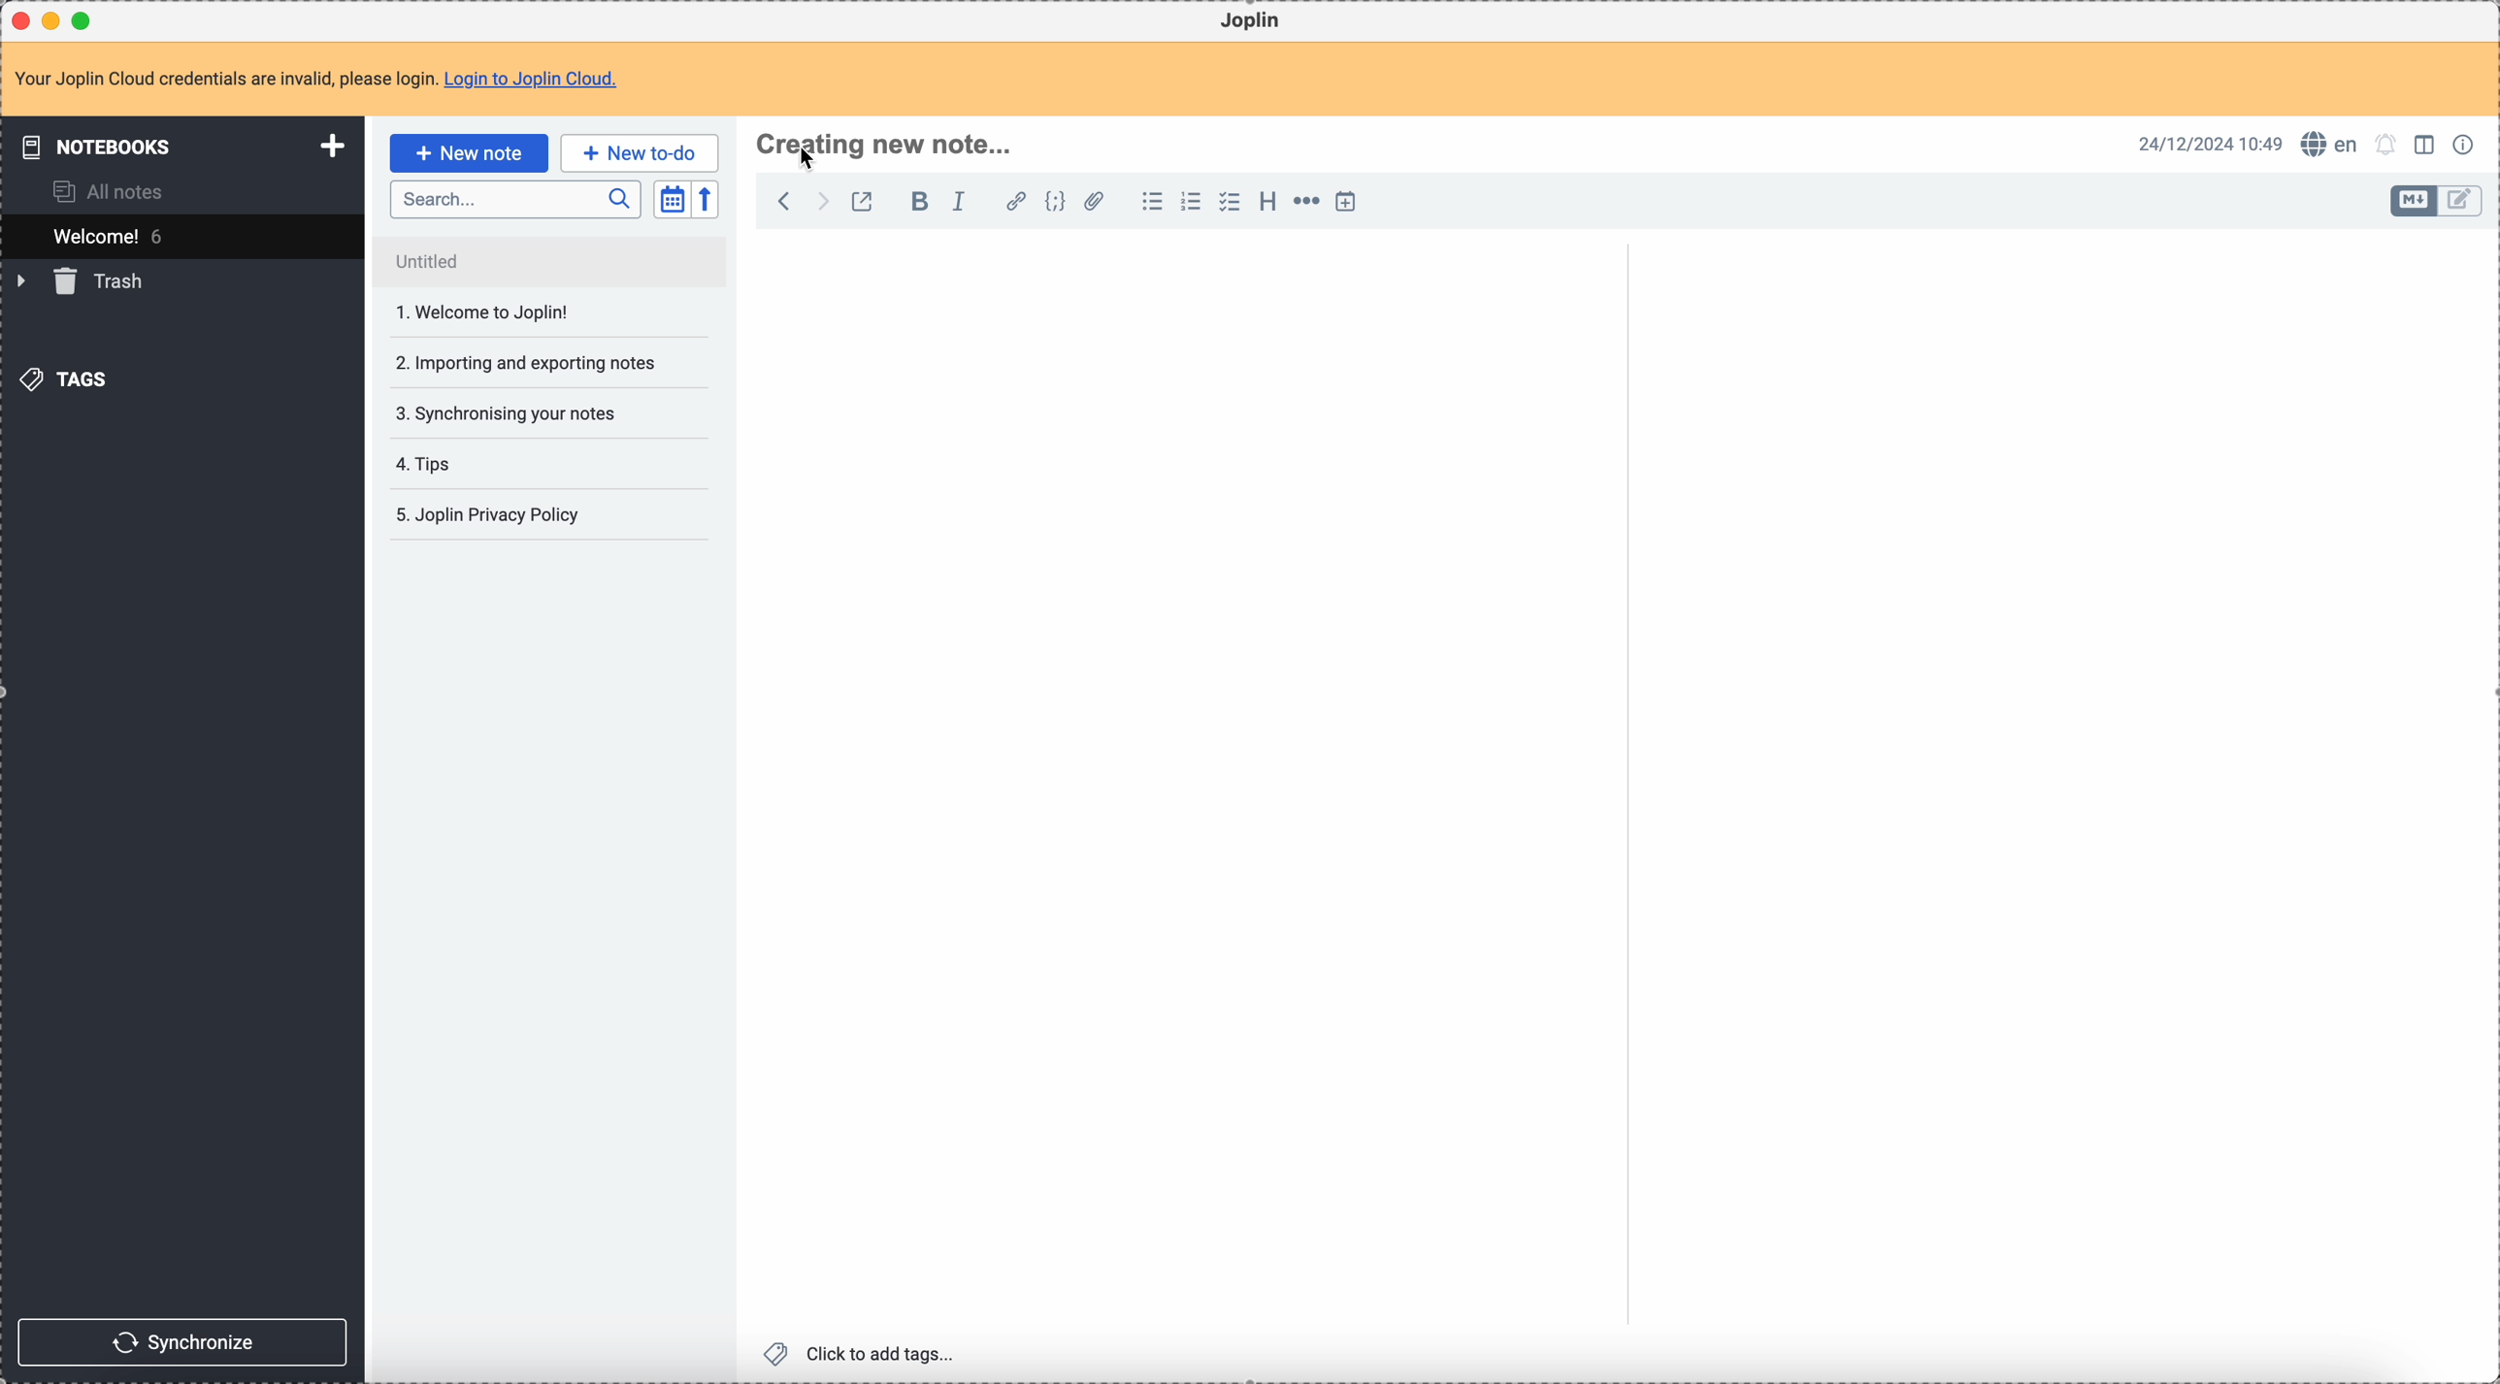 This screenshot has width=2500, height=1384. Describe the element at coordinates (315, 79) in the screenshot. I see `note` at that location.